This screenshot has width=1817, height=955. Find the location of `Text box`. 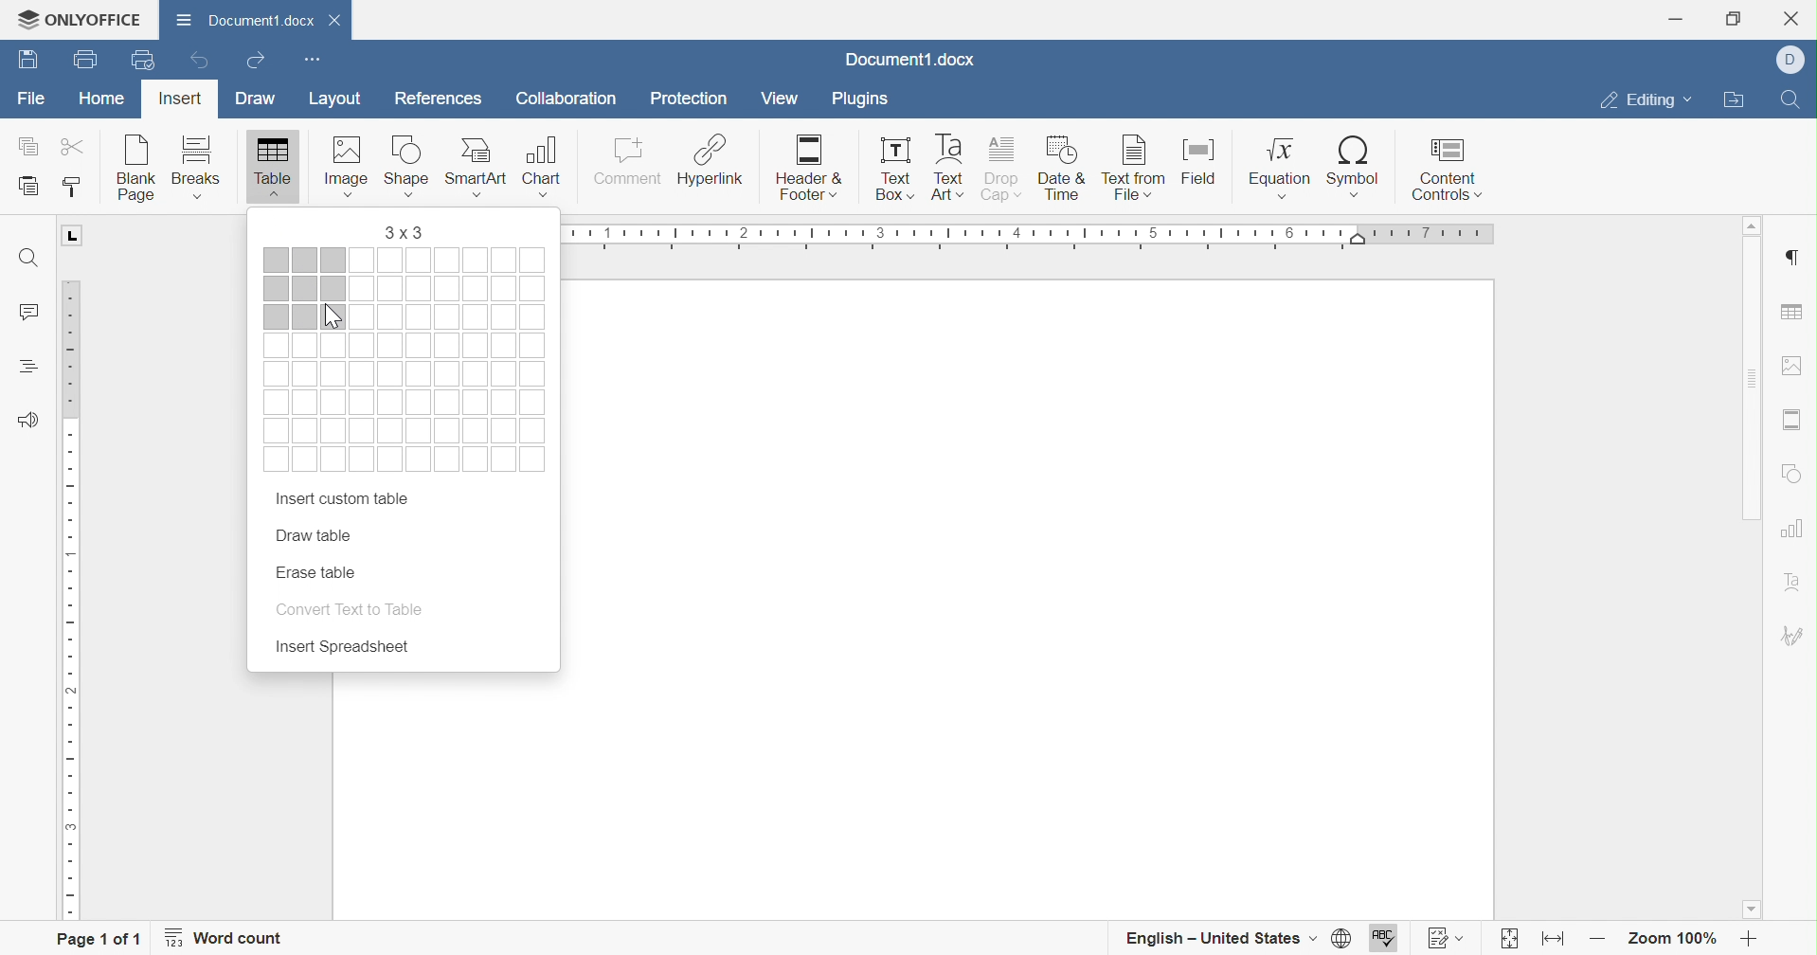

Text box is located at coordinates (894, 171).